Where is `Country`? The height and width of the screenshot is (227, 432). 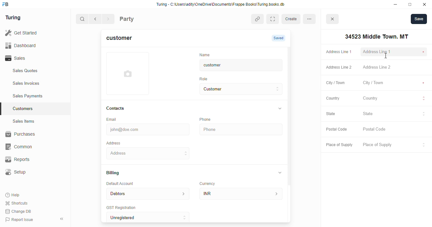 Country is located at coordinates (395, 99).